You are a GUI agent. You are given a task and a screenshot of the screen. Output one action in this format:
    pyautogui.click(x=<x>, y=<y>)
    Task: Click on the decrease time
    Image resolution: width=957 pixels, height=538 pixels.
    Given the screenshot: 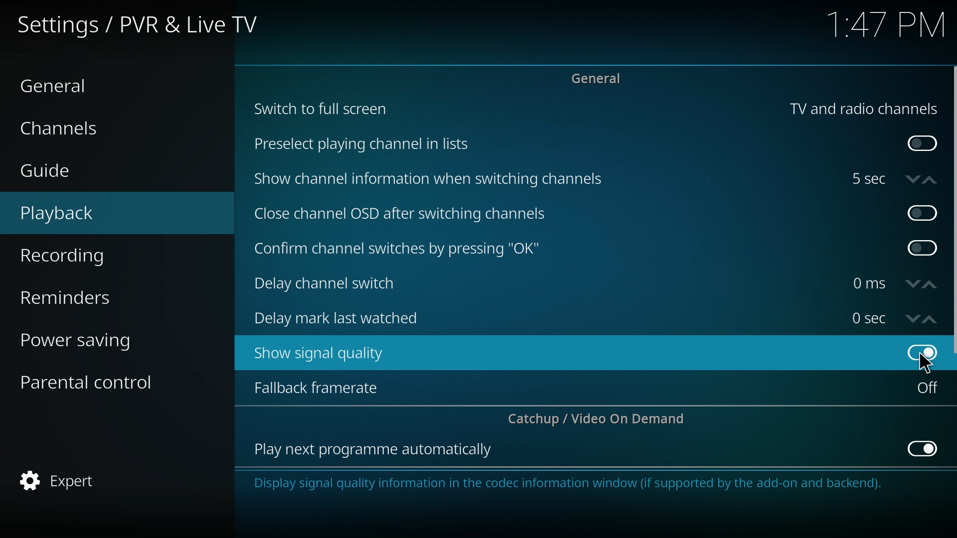 What is the action you would take?
    pyautogui.click(x=913, y=319)
    